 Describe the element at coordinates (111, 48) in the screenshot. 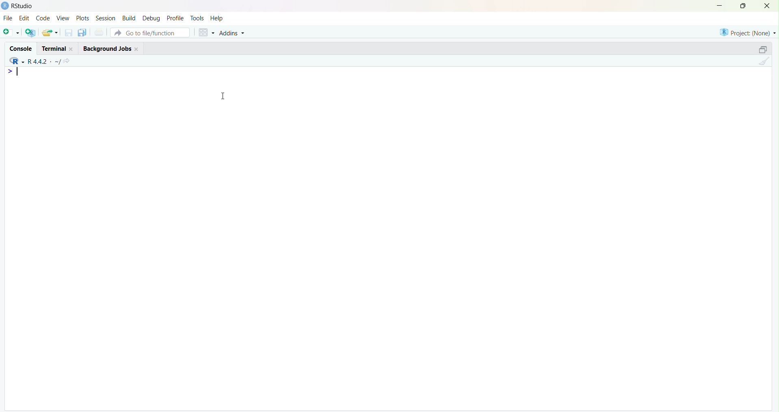

I see `Background Jobs` at that location.